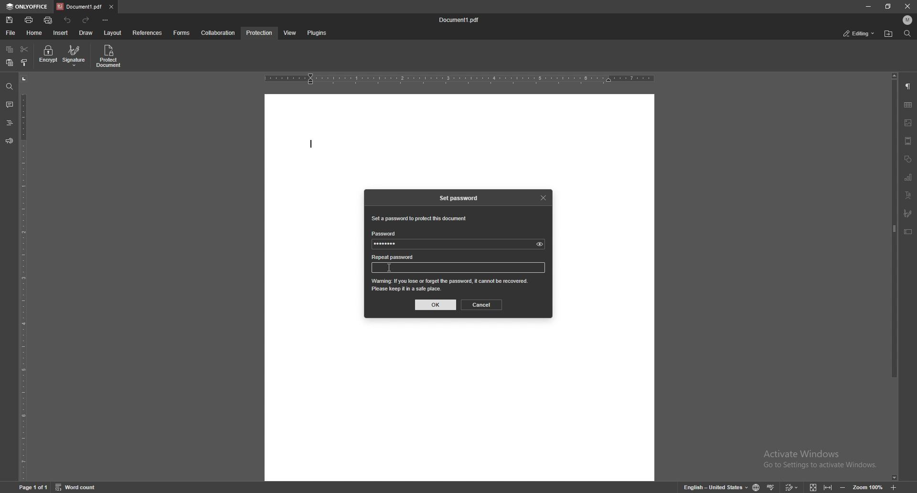 Image resolution: width=917 pixels, height=493 pixels. I want to click on ok, so click(436, 305).